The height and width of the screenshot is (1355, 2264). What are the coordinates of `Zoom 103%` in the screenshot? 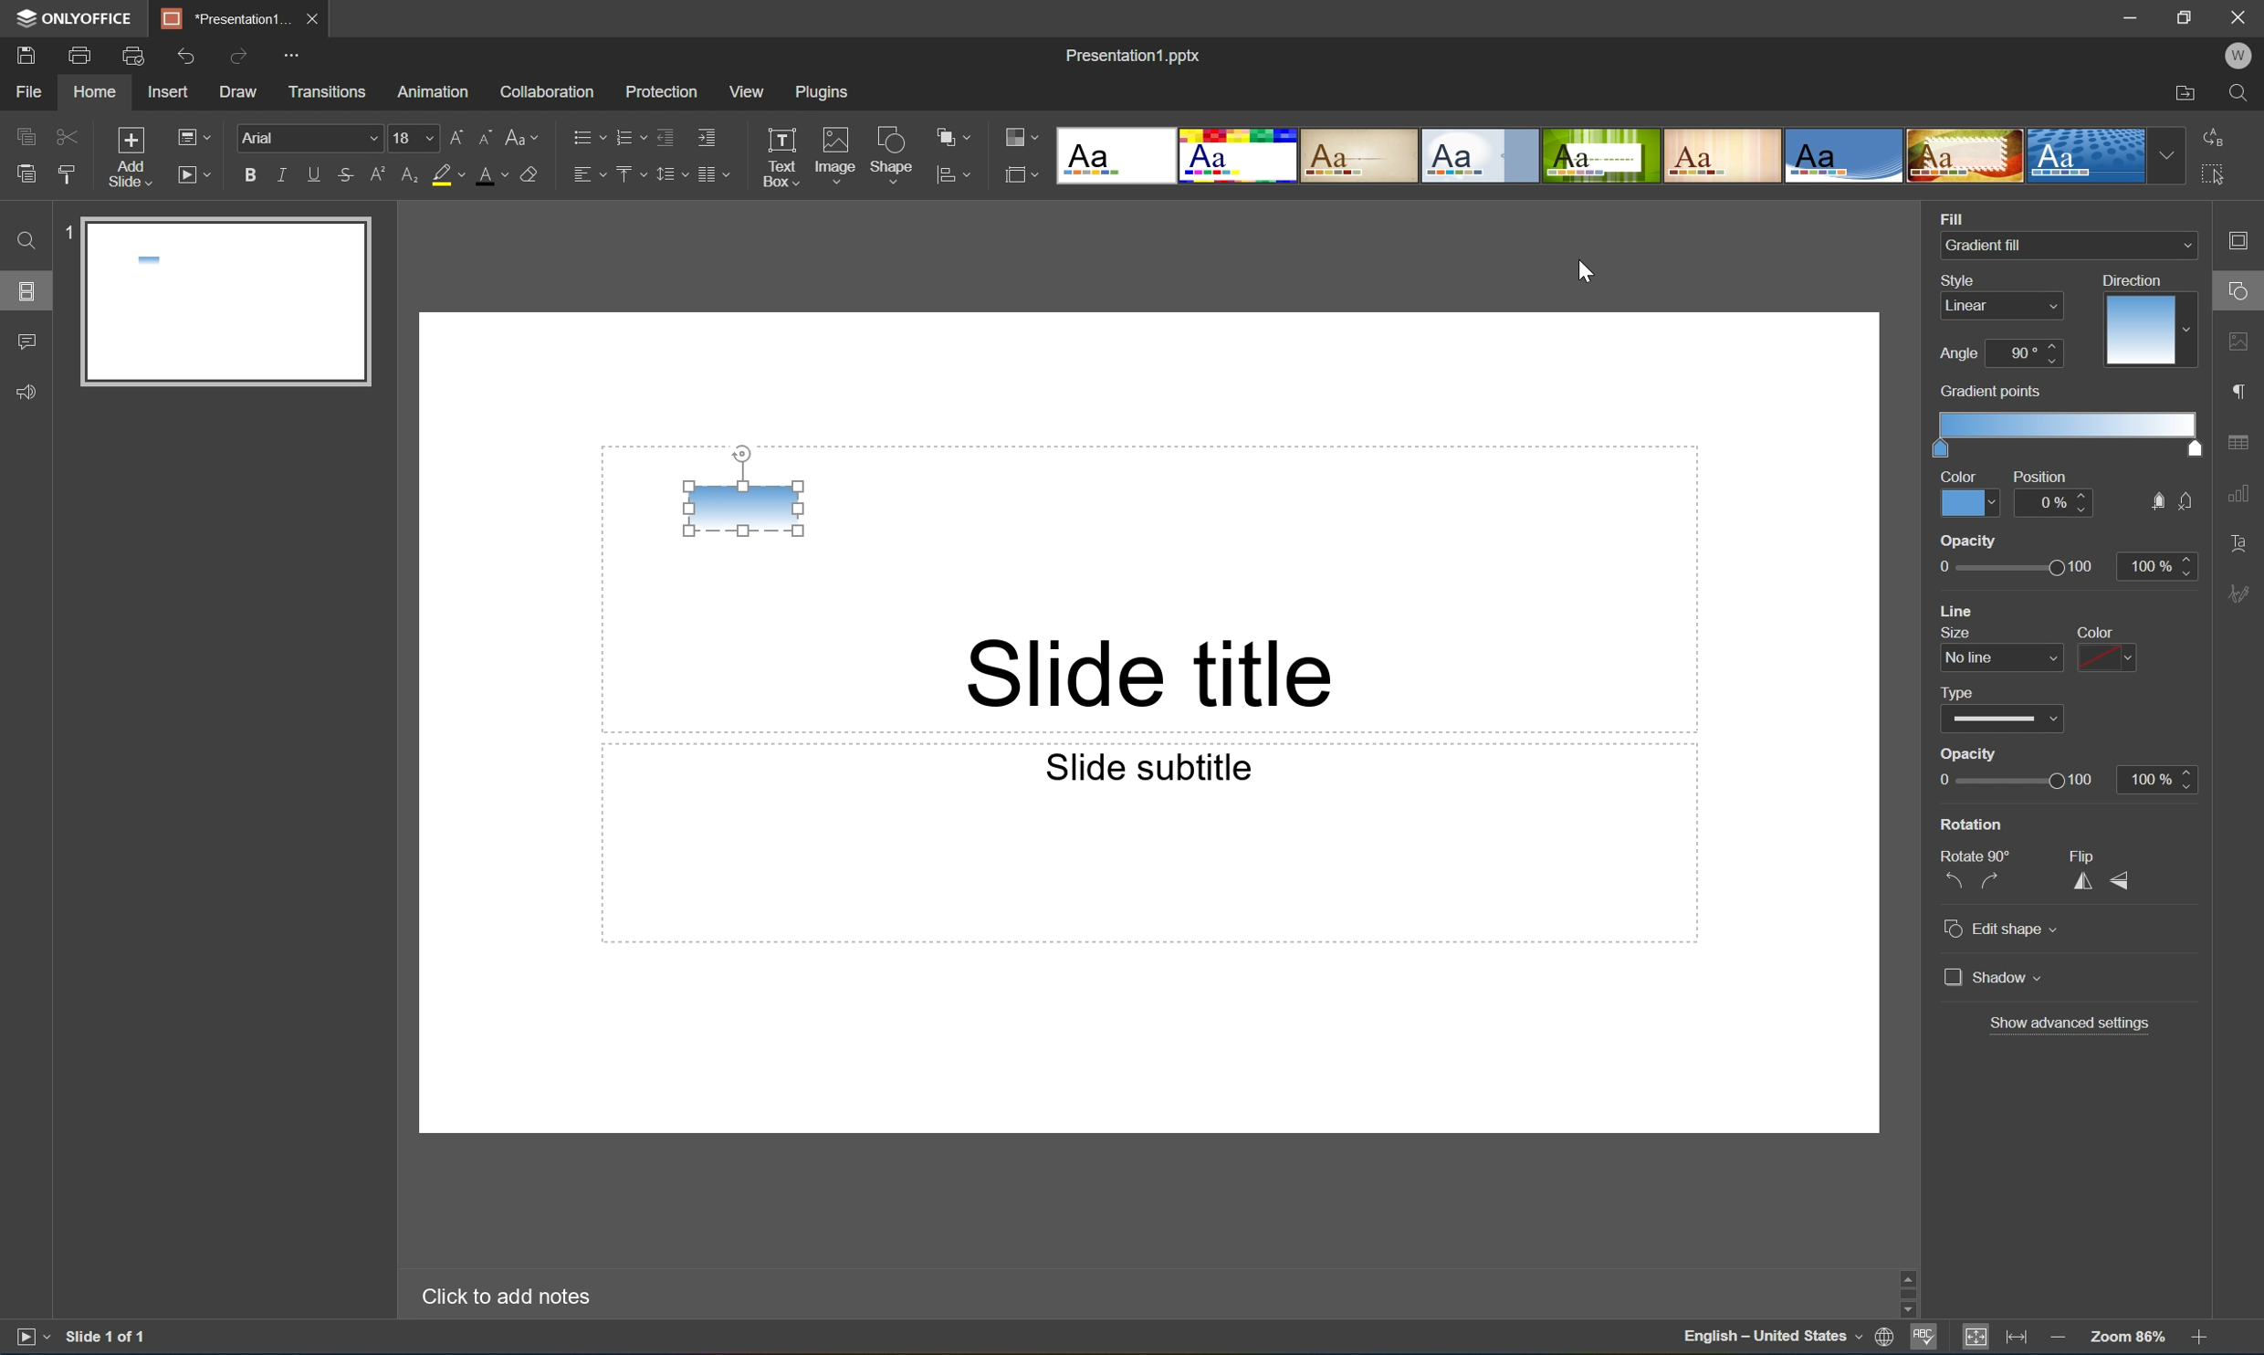 It's located at (2130, 1339).